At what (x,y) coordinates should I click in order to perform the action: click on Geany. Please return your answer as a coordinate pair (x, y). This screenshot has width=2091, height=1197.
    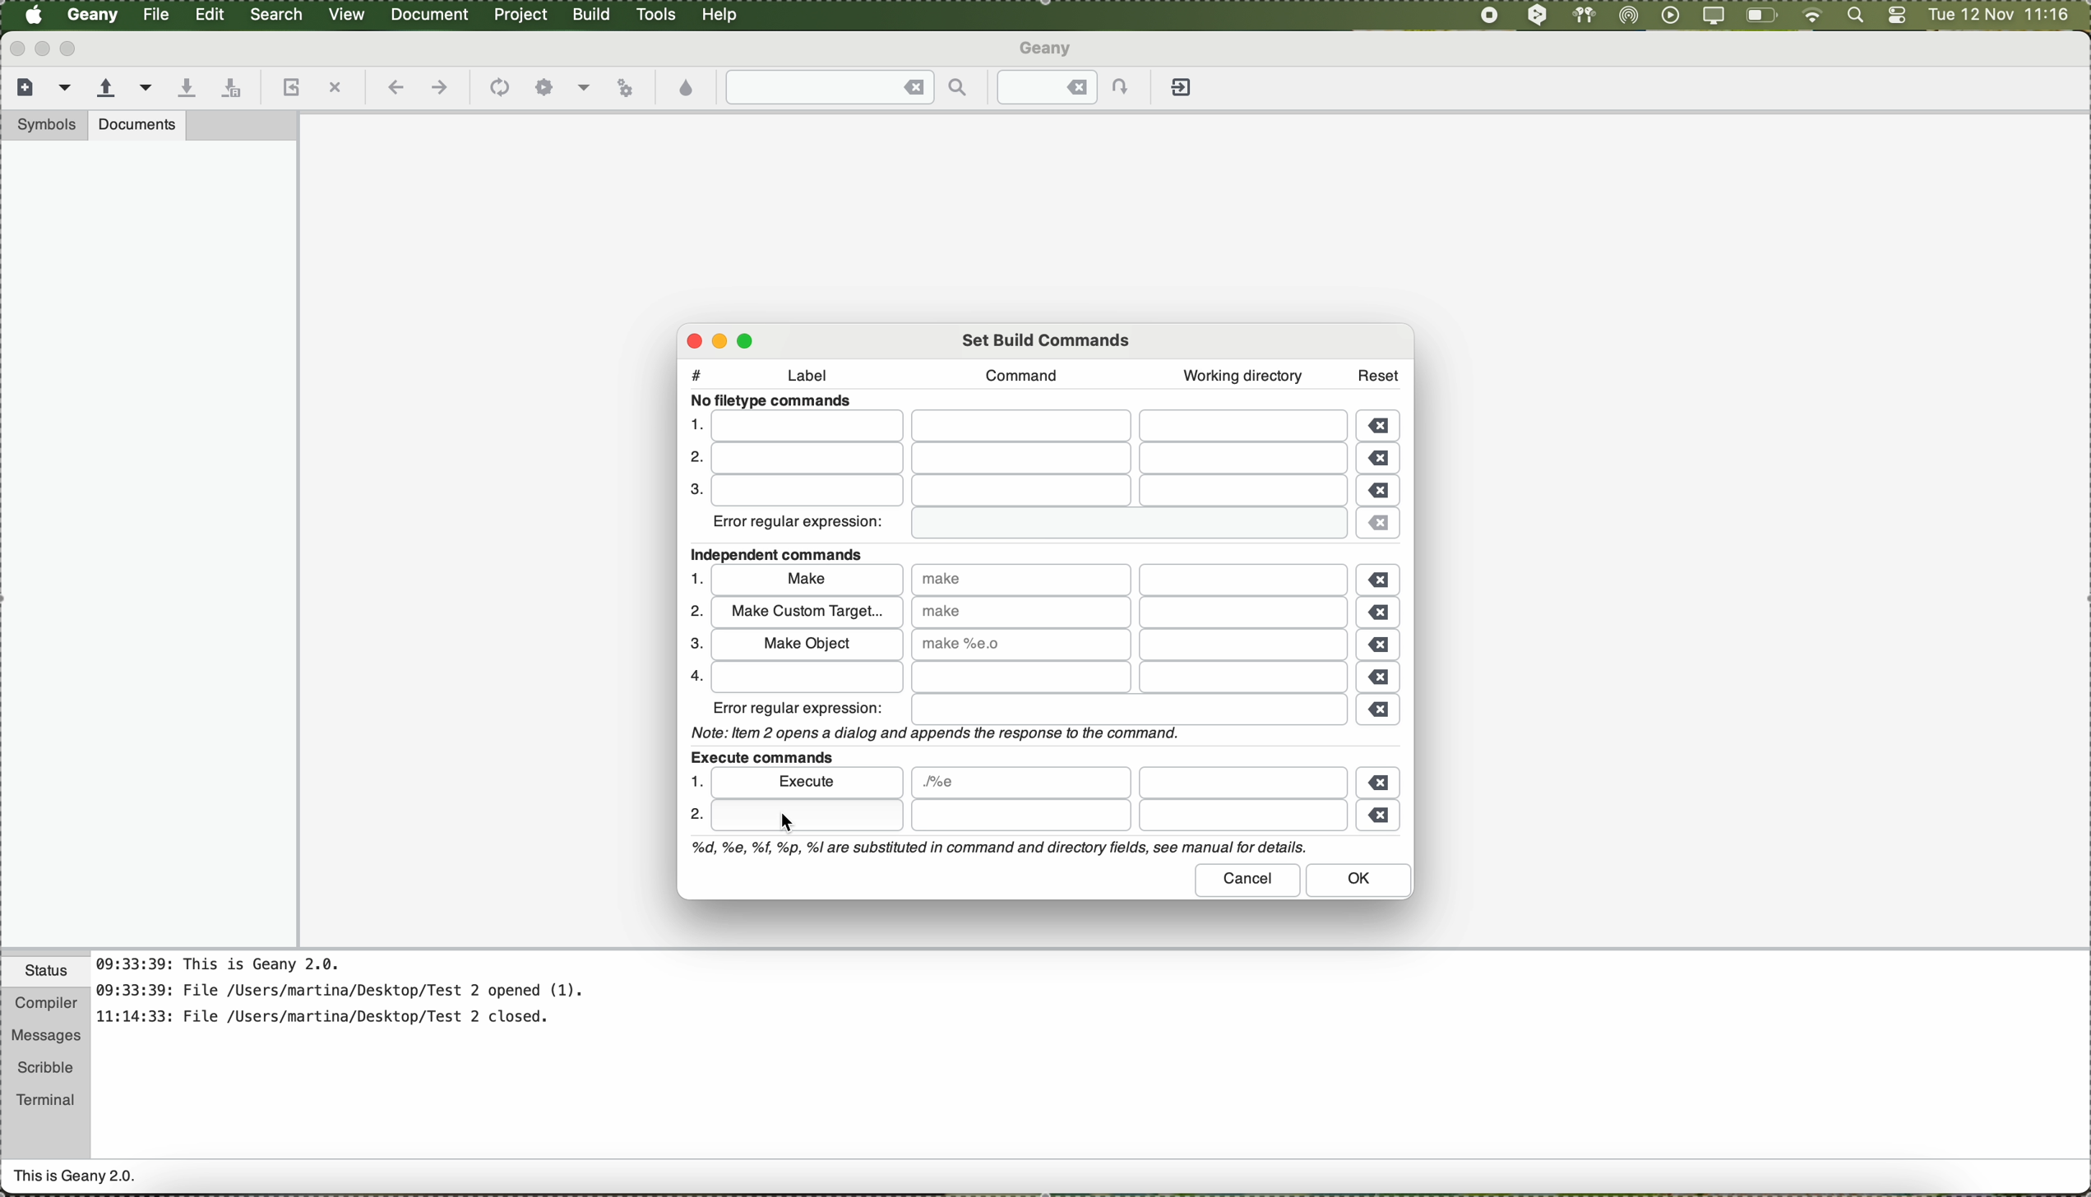
    Looking at the image, I should click on (1048, 50).